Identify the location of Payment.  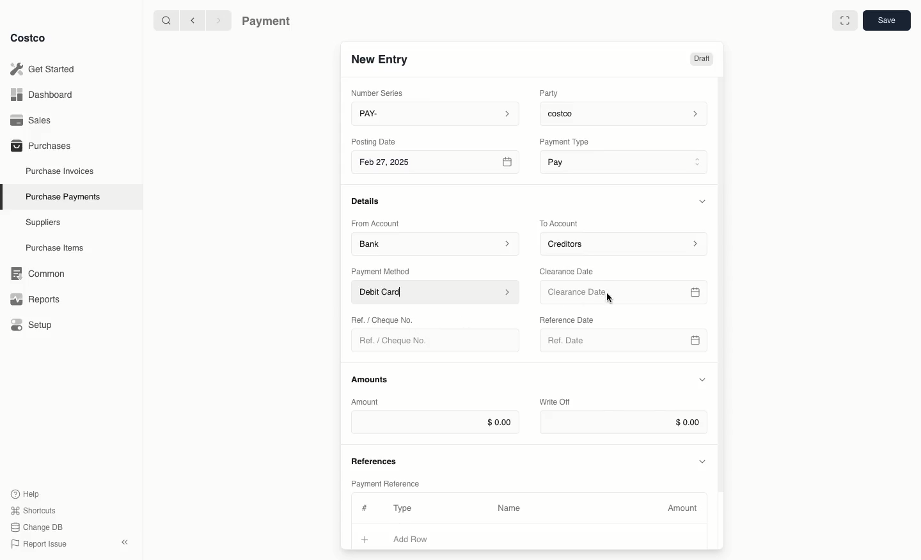
(269, 22).